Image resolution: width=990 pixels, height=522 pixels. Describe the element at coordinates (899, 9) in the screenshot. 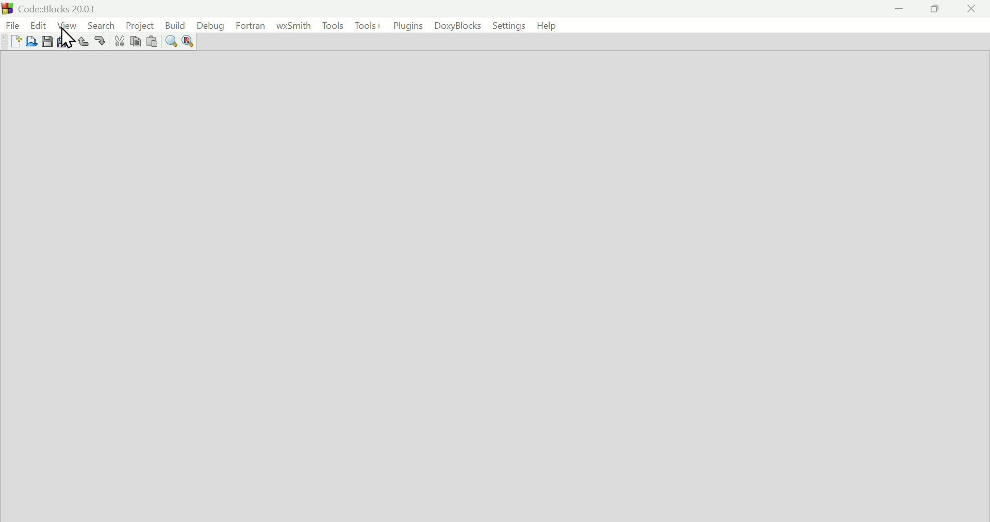

I see `minimize` at that location.